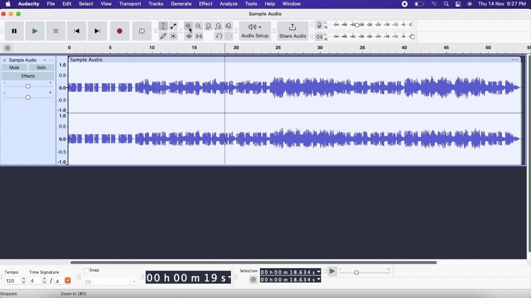  I want to click on Edit, so click(68, 4).